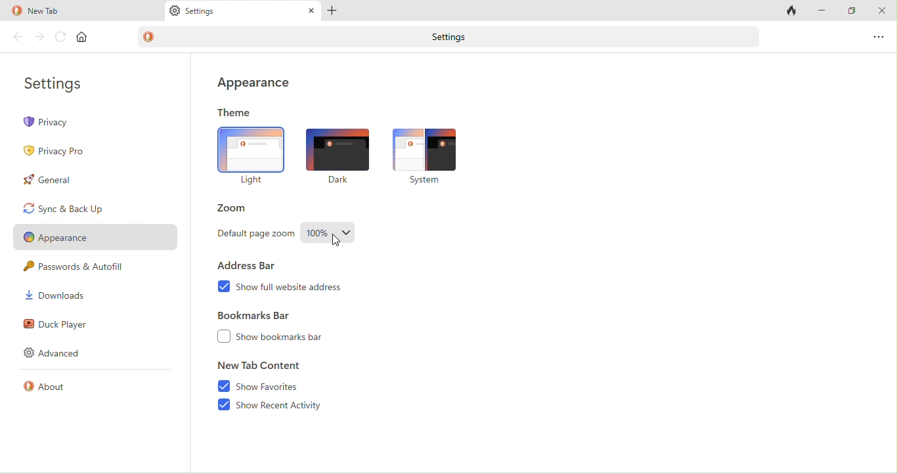  Describe the element at coordinates (337, 148) in the screenshot. I see `dark ` at that location.